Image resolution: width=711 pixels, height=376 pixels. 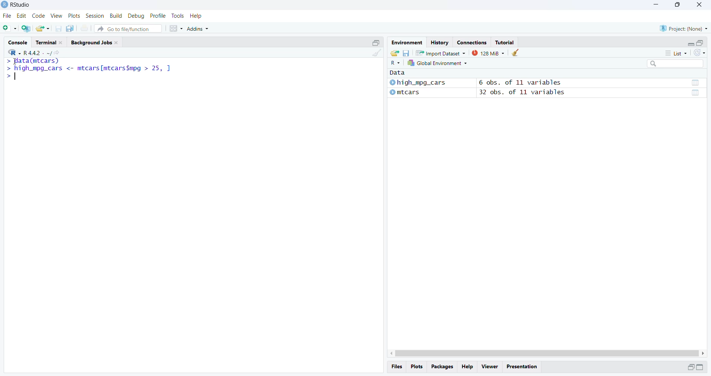 What do you see at coordinates (53, 53) in the screenshot?
I see `view current directory` at bounding box center [53, 53].